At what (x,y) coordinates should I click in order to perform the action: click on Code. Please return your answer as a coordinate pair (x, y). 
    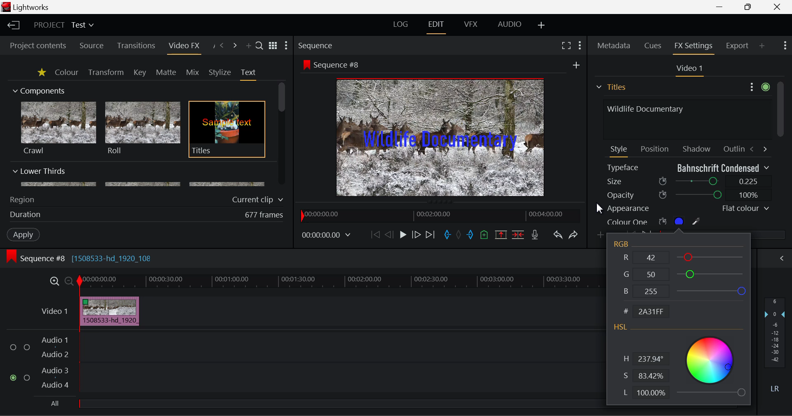
    Looking at the image, I should click on (648, 312).